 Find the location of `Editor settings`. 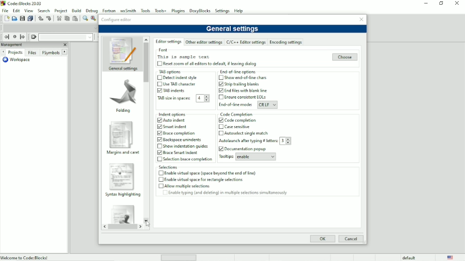

Editor settings is located at coordinates (169, 42).